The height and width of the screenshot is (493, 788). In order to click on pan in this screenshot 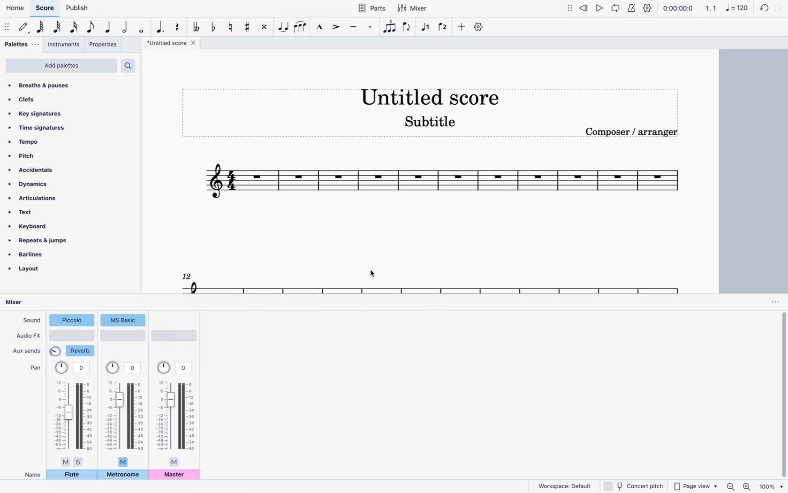, I will do `click(73, 414)`.